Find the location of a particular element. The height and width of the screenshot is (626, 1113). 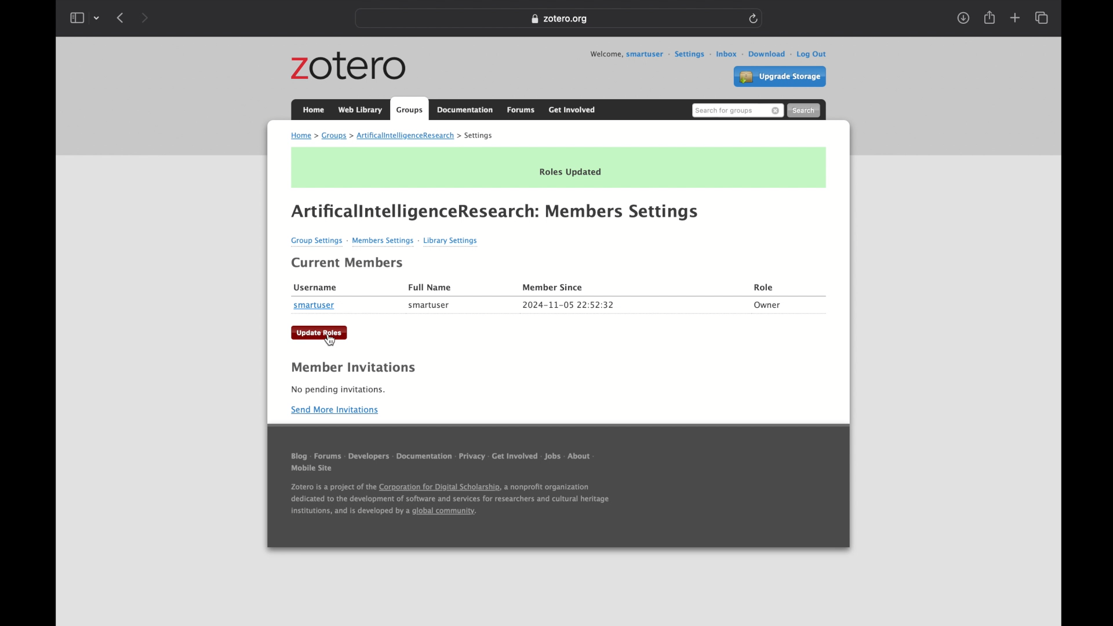

forward is located at coordinates (144, 19).